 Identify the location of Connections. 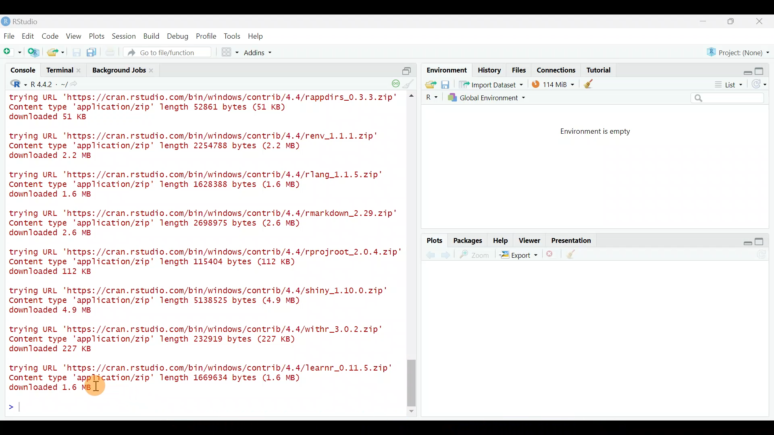
(557, 69).